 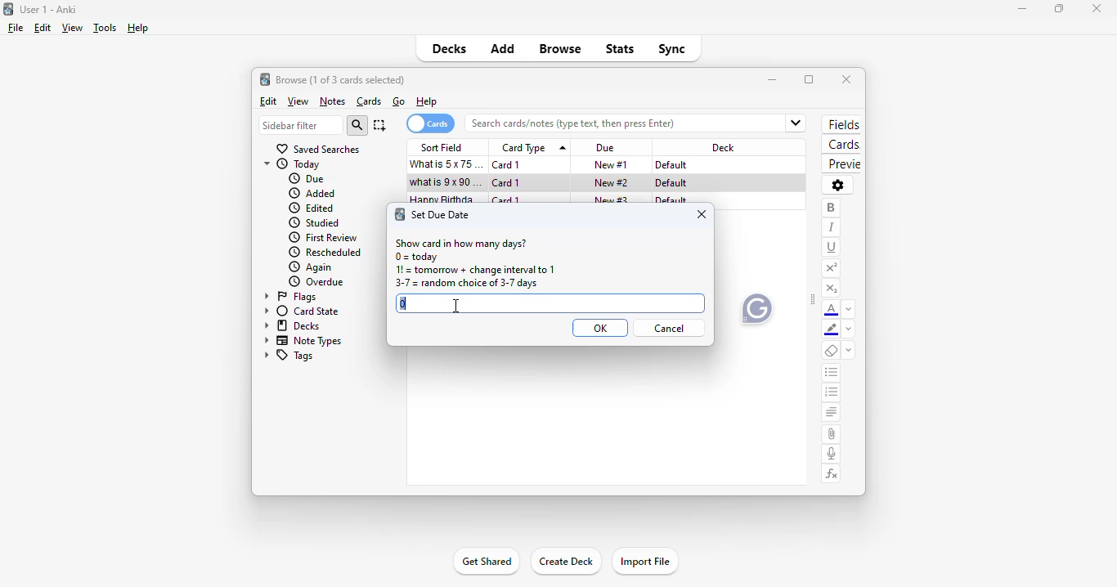 What do you see at coordinates (302, 125) in the screenshot?
I see `sidebar filter` at bounding box center [302, 125].